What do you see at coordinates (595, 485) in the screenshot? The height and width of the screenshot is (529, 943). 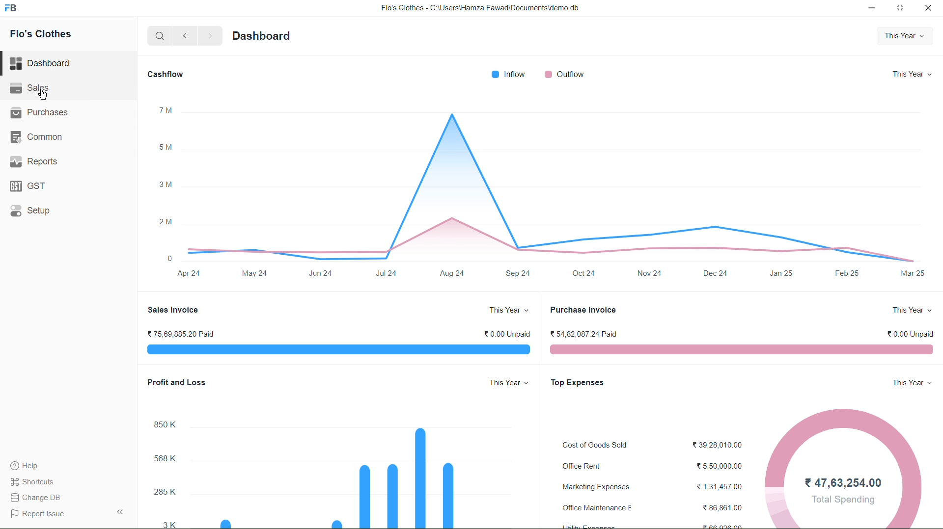 I see `Marketing Expenses` at bounding box center [595, 485].